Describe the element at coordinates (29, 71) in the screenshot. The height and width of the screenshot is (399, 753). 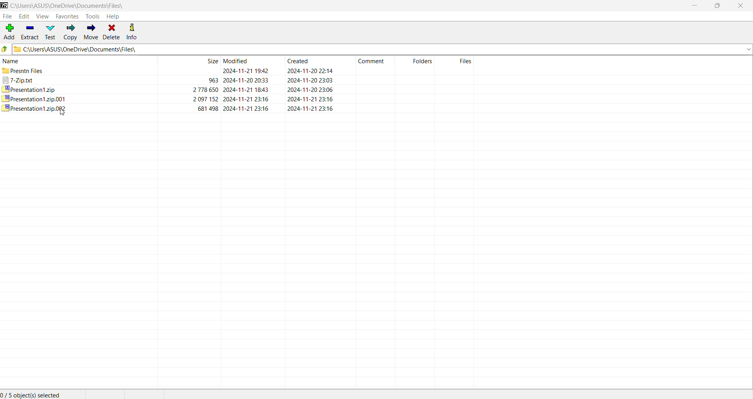
I see `presntn files` at that location.